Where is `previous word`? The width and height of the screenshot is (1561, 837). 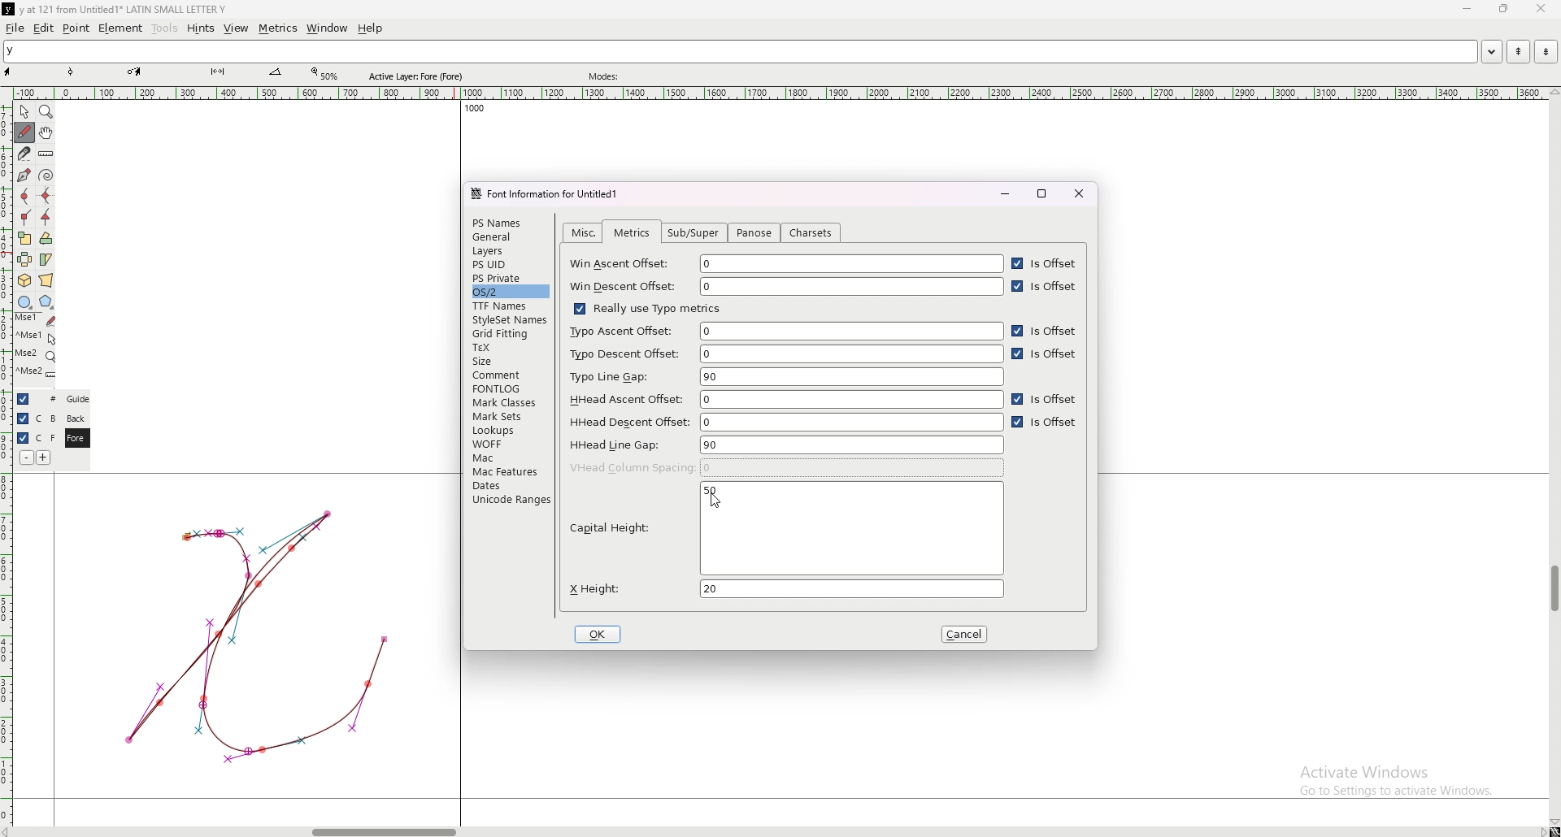
previous word is located at coordinates (1516, 52).